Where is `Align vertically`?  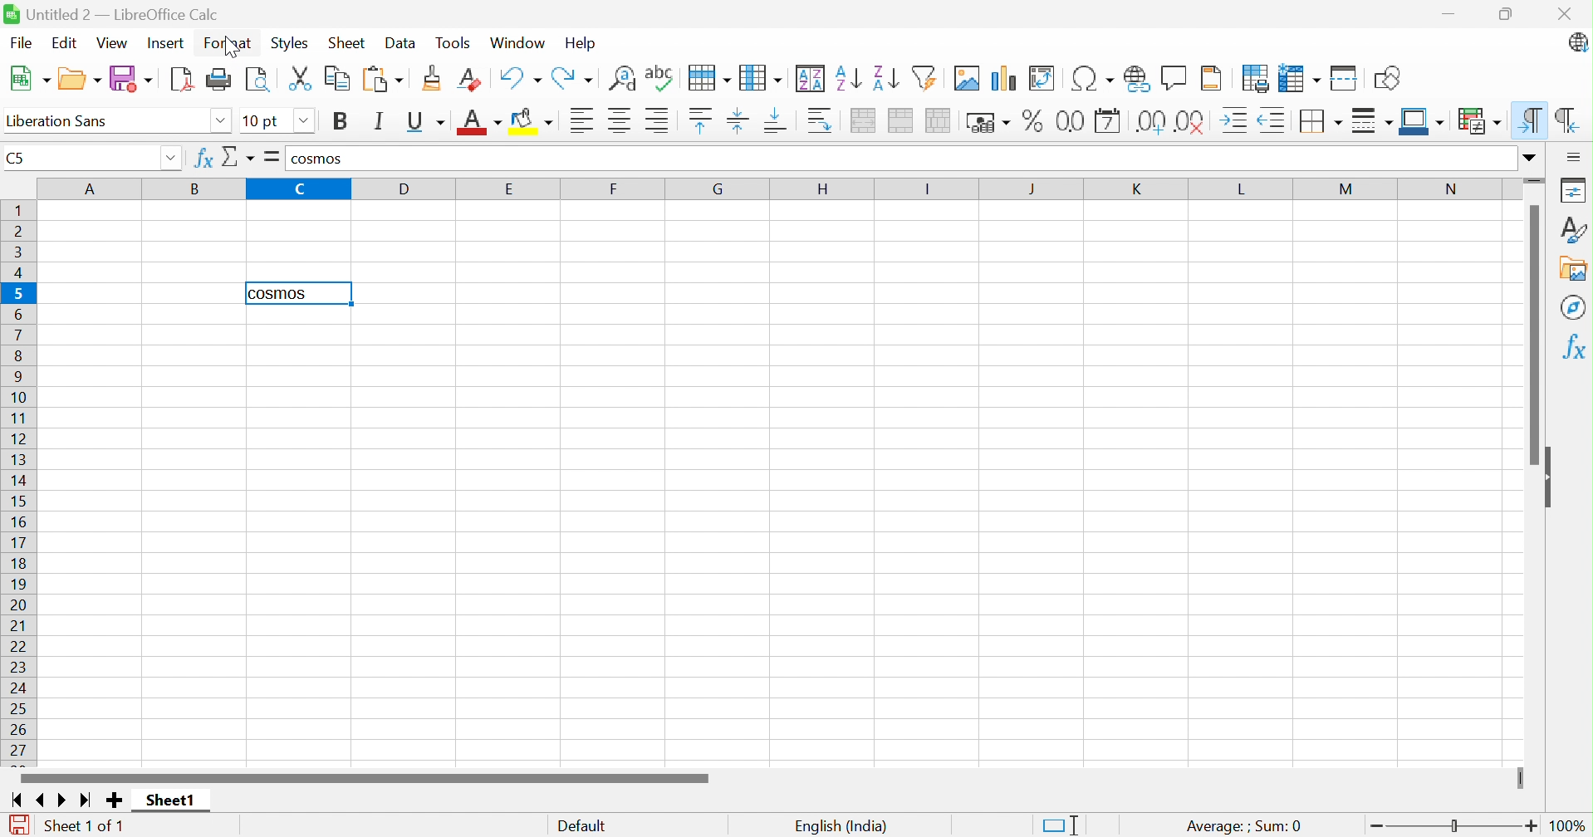 Align vertically is located at coordinates (739, 120).